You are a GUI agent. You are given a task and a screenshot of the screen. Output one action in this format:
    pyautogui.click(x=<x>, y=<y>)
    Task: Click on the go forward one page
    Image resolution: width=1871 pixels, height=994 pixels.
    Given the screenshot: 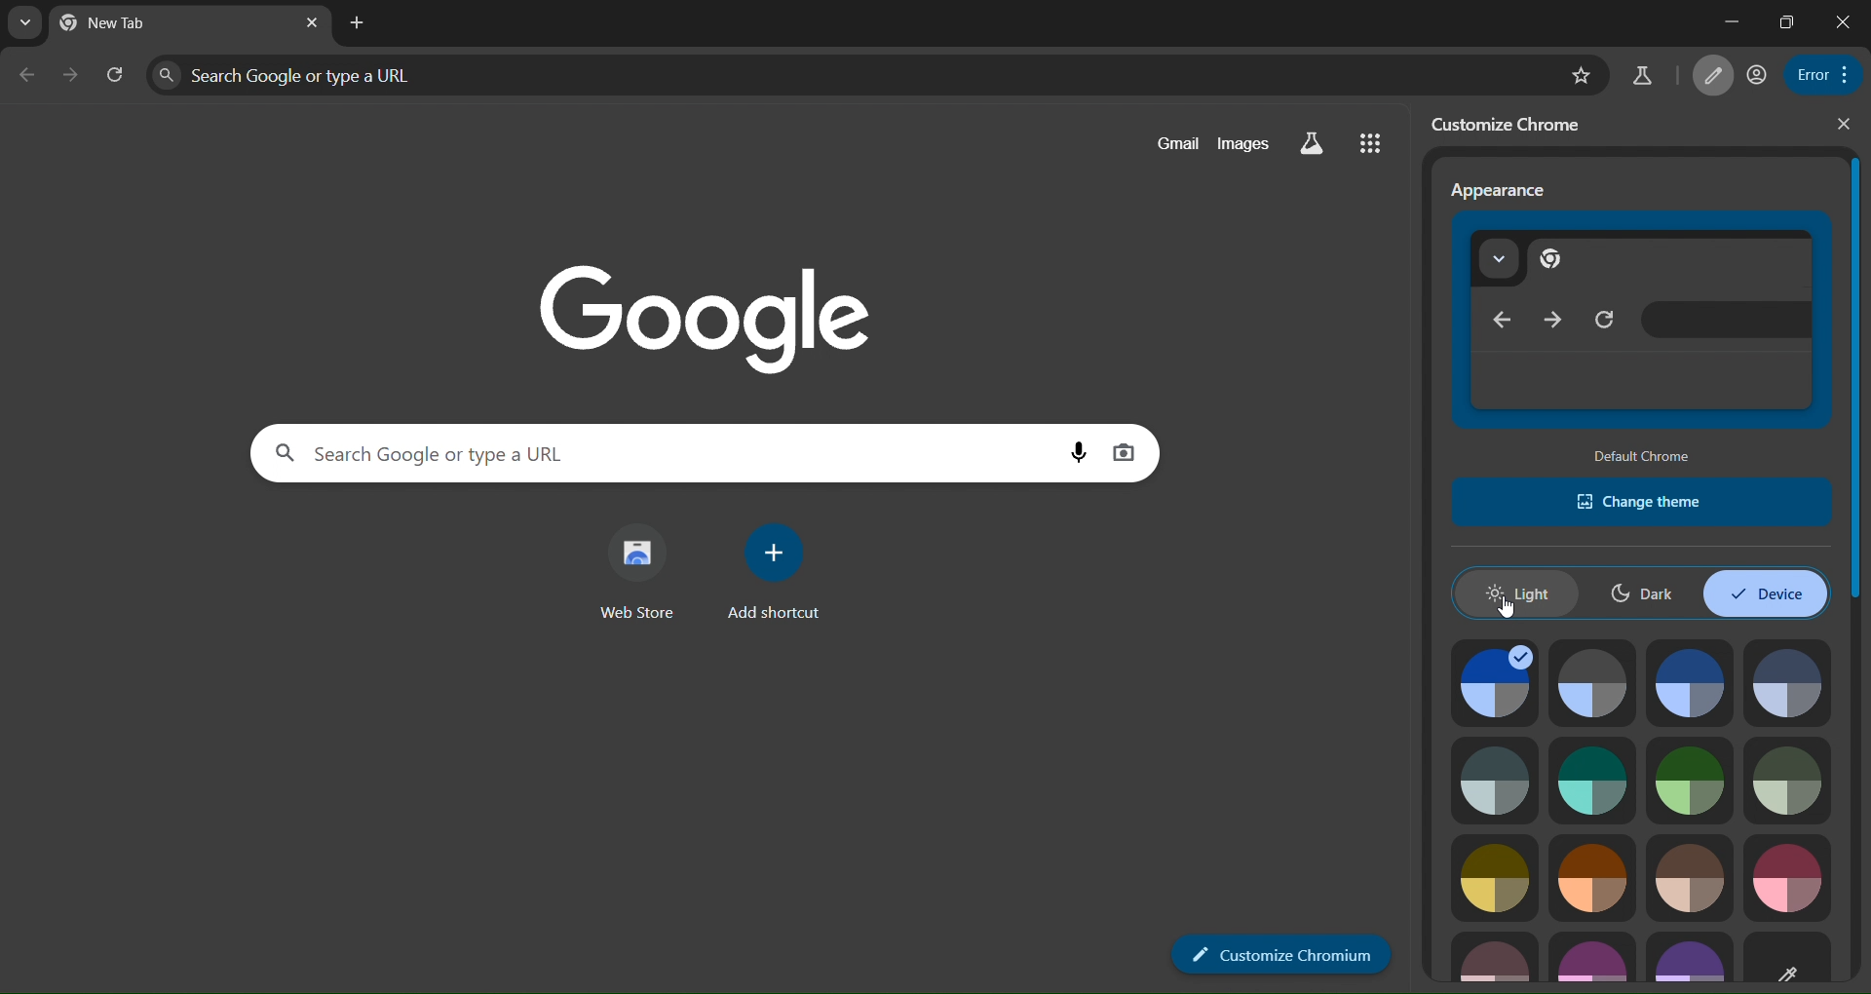 What is the action you would take?
    pyautogui.click(x=74, y=77)
    